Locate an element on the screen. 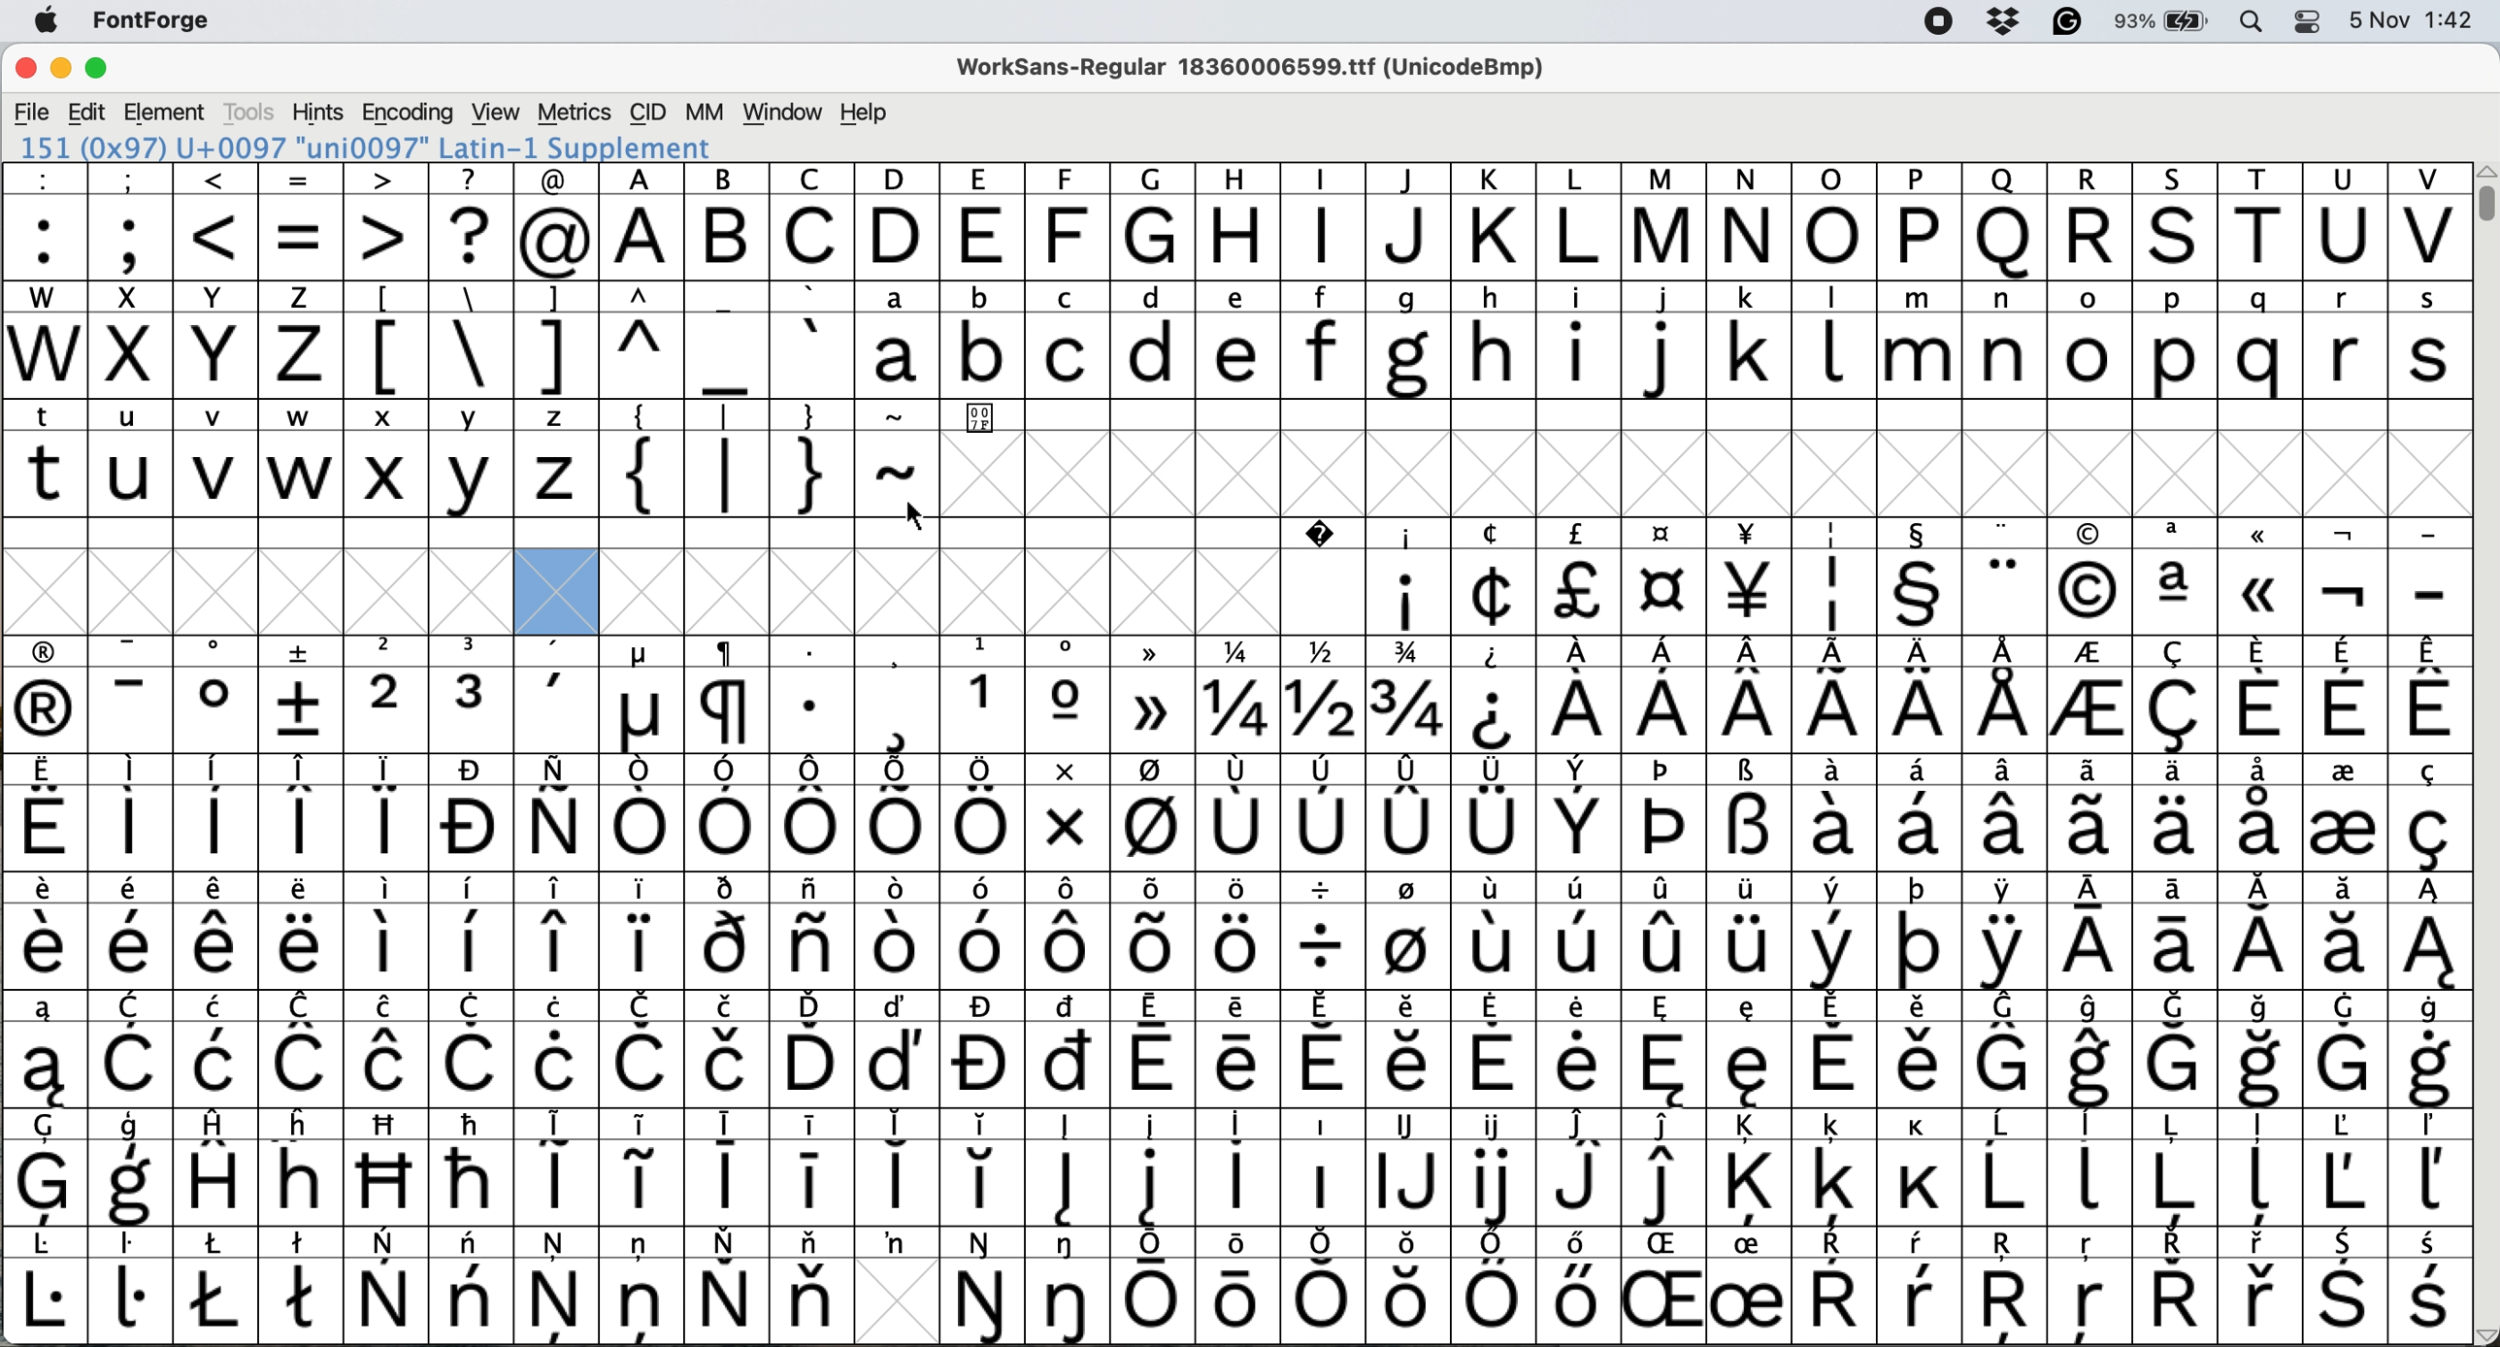 The image size is (2500, 1347). symbol is located at coordinates (1408, 1166).